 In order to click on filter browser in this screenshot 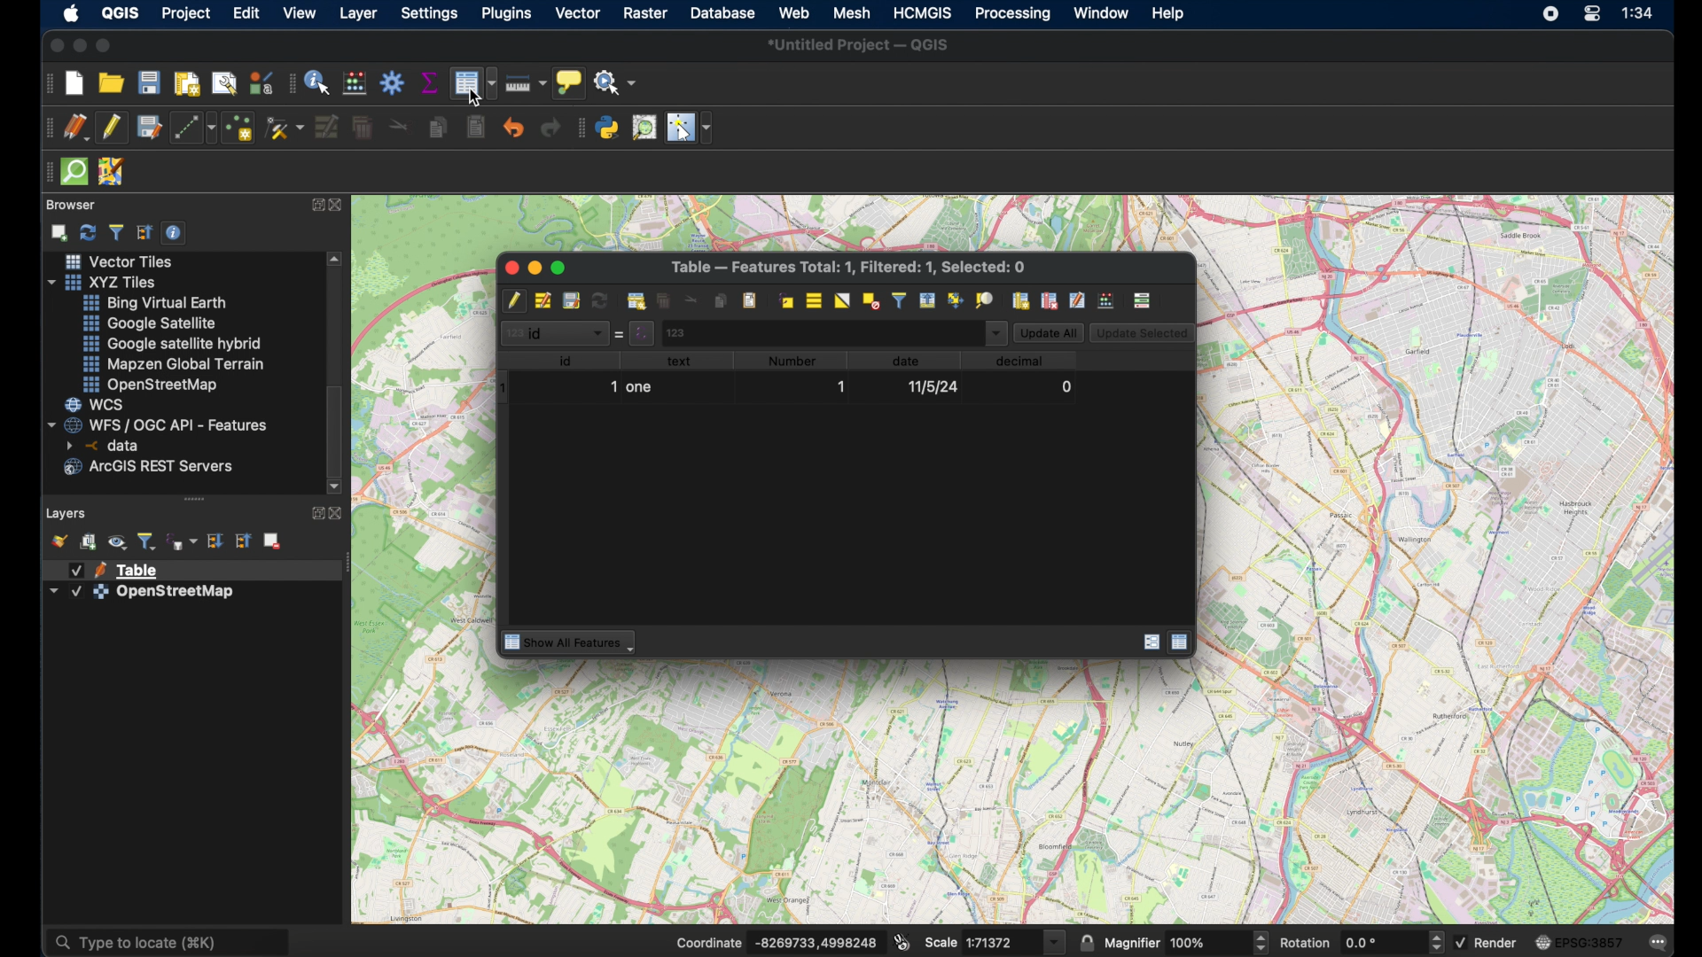, I will do `click(116, 232)`.